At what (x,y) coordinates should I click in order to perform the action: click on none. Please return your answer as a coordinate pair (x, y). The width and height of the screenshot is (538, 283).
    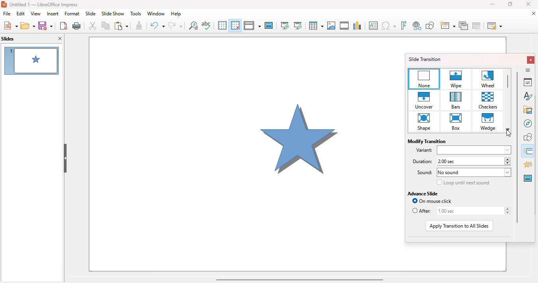
    Looking at the image, I should click on (424, 79).